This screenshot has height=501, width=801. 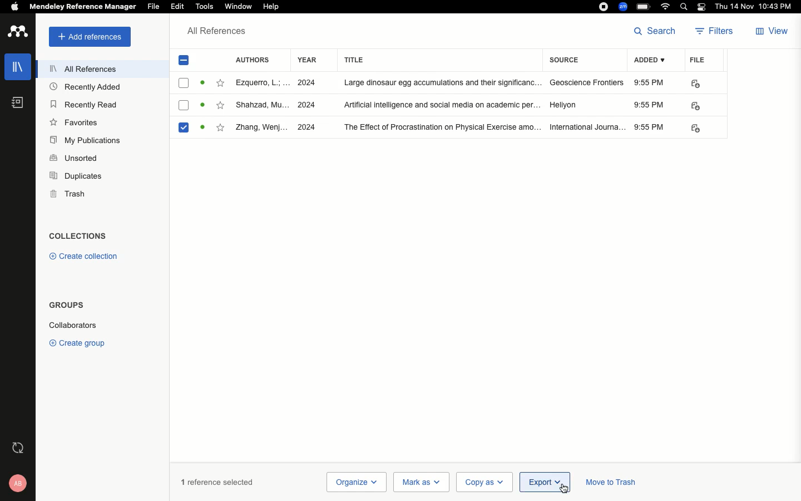 I want to click on Source, so click(x=567, y=61).